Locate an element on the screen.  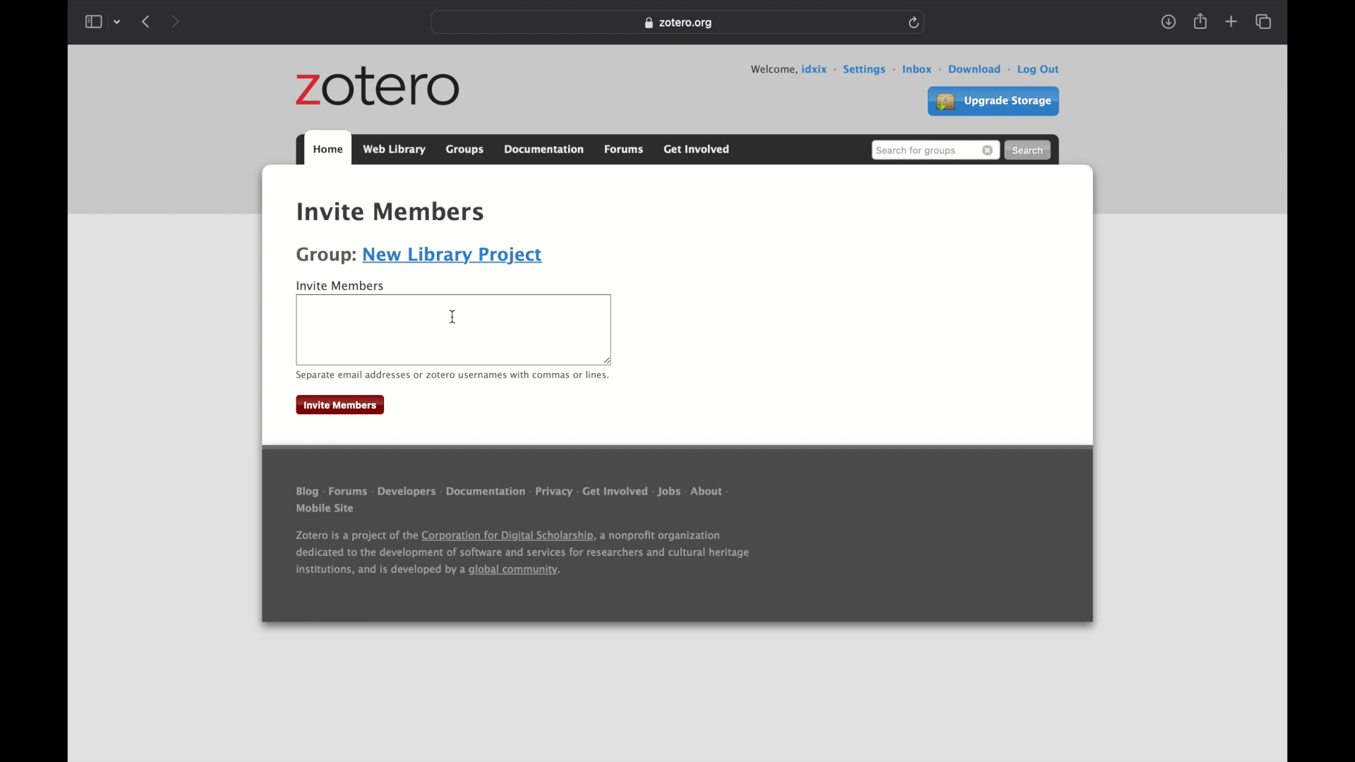
upgrade storage is located at coordinates (992, 102).